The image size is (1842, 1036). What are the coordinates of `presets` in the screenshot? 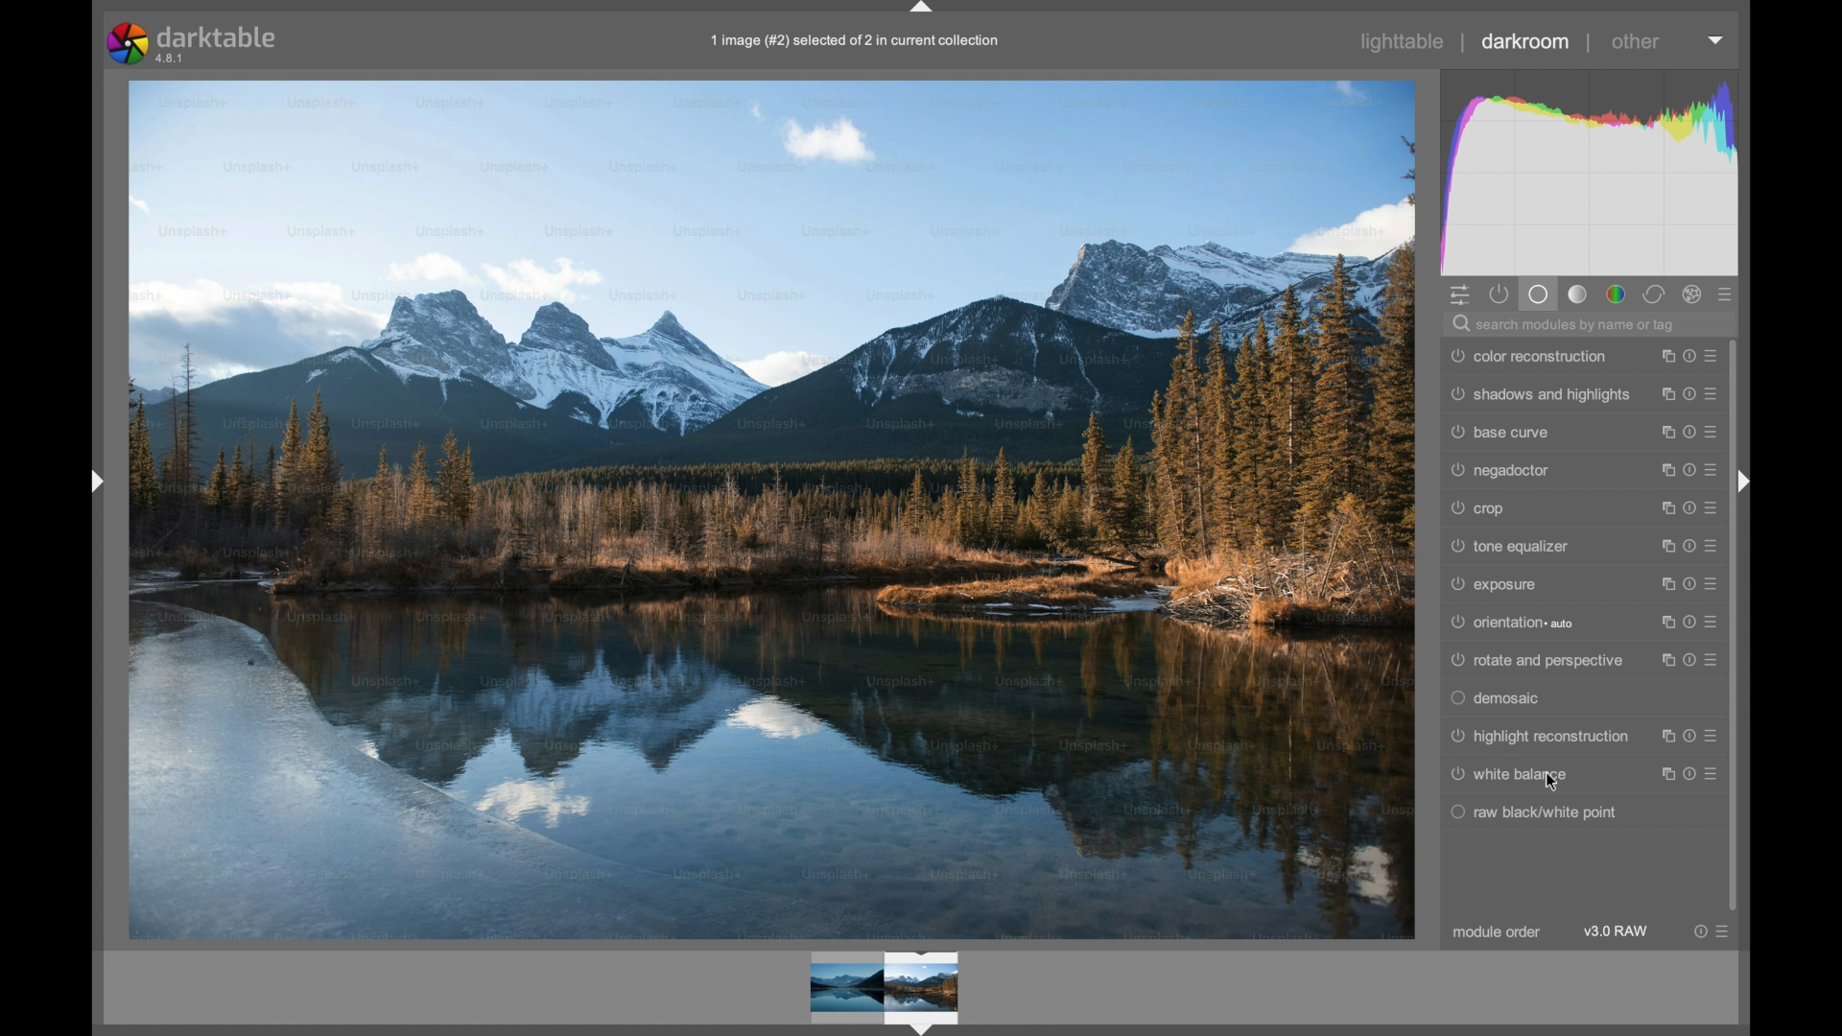 It's located at (1716, 621).